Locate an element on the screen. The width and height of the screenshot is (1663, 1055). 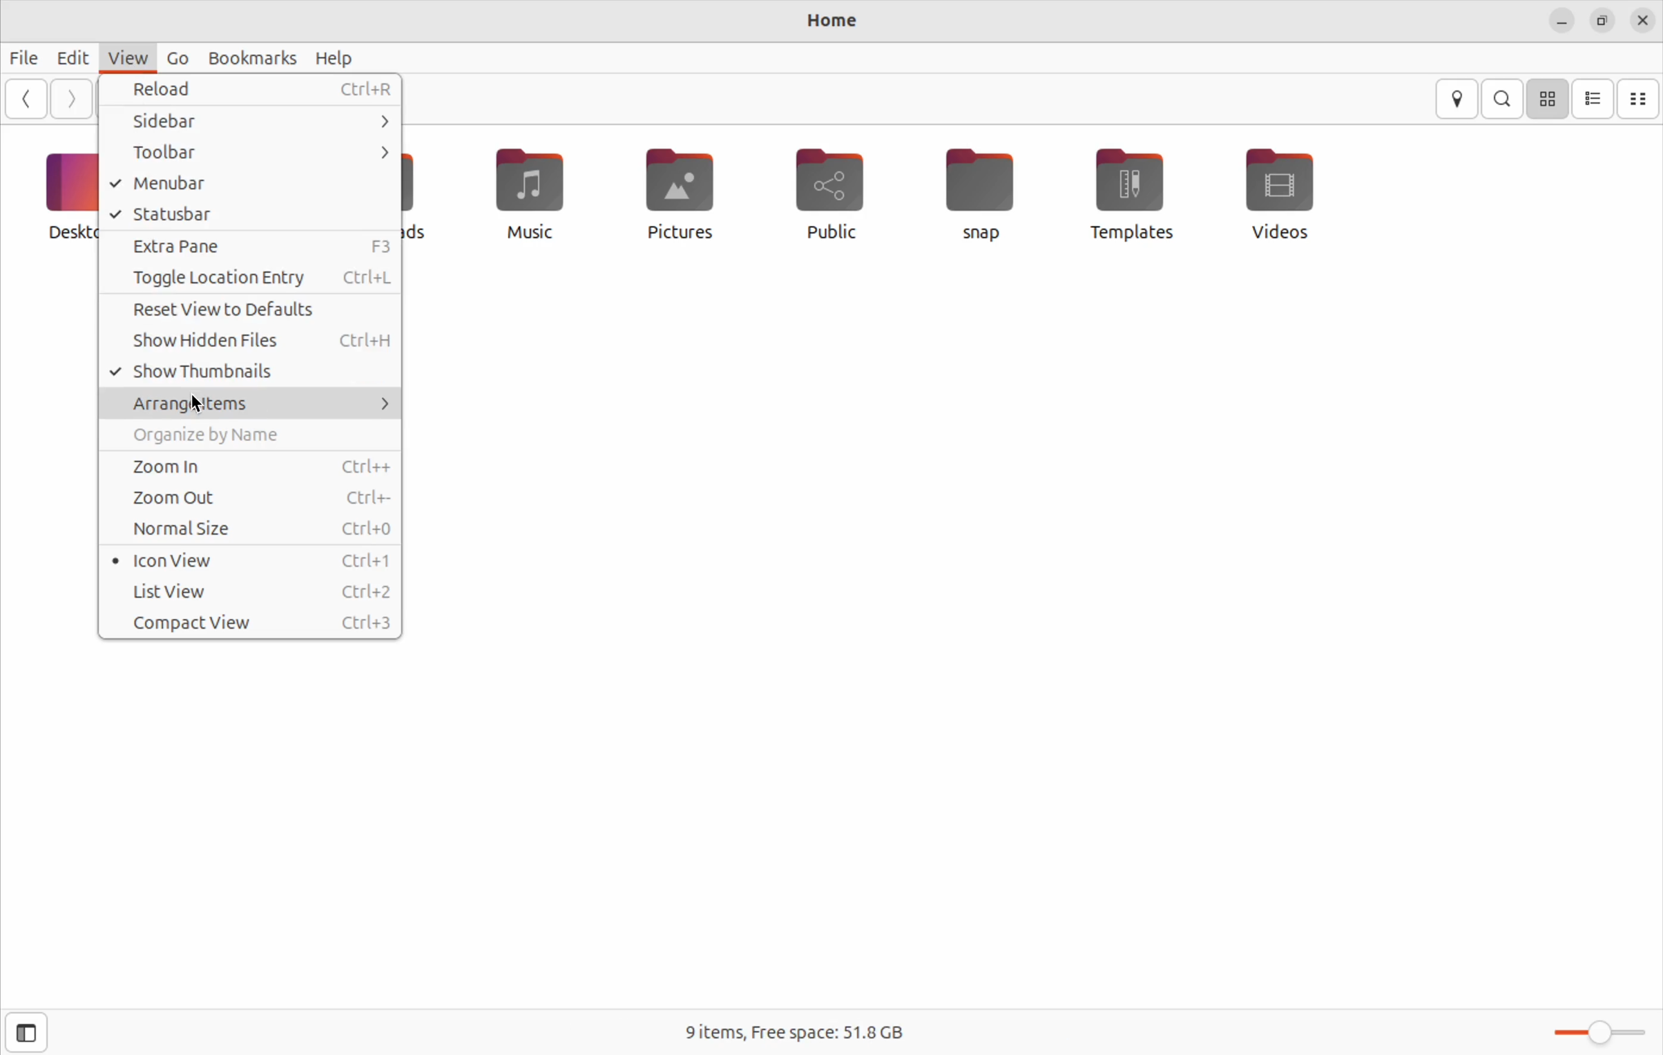
desktop icon  is located at coordinates (61, 195).